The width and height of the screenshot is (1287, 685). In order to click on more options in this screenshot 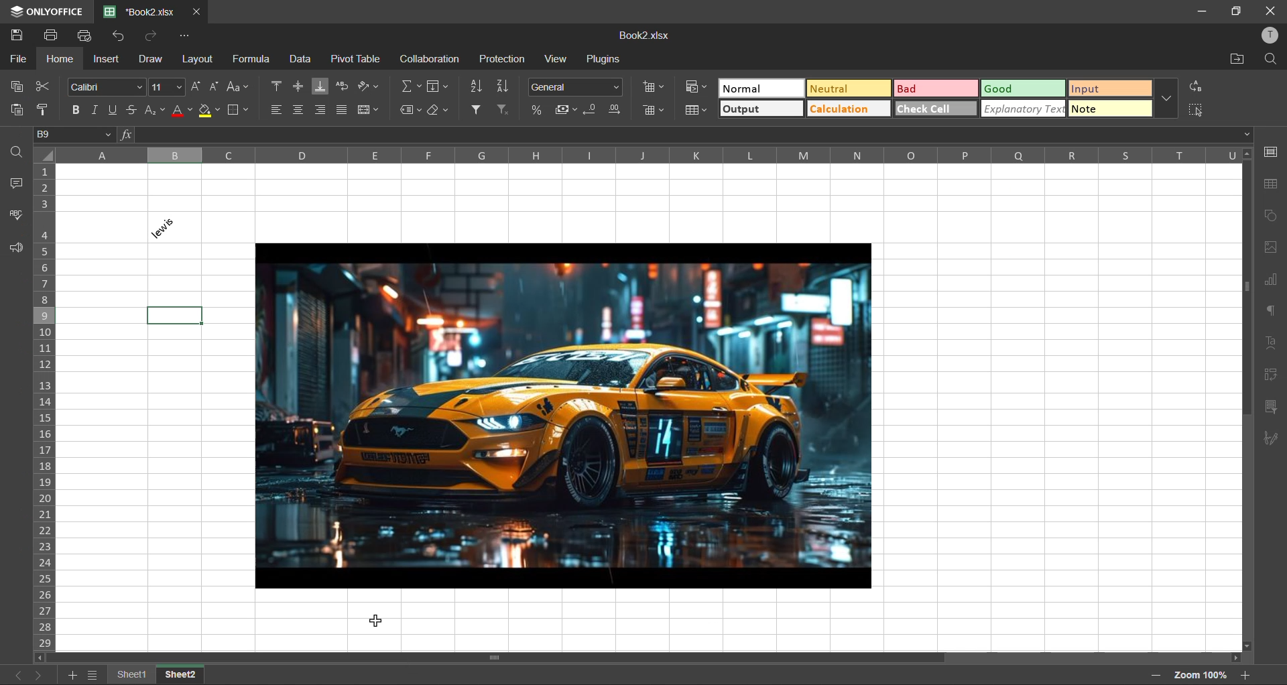, I will do `click(1167, 99)`.